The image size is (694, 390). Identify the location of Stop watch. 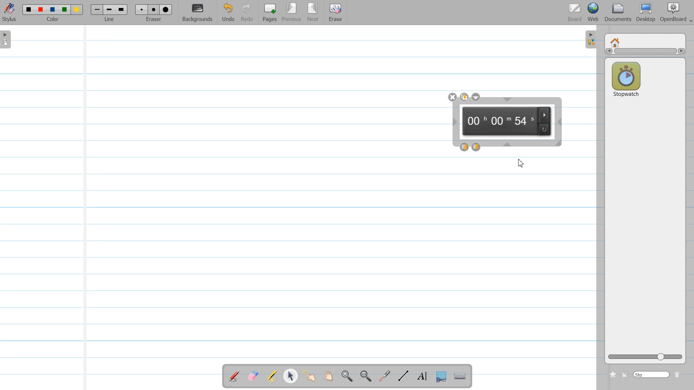
(626, 77).